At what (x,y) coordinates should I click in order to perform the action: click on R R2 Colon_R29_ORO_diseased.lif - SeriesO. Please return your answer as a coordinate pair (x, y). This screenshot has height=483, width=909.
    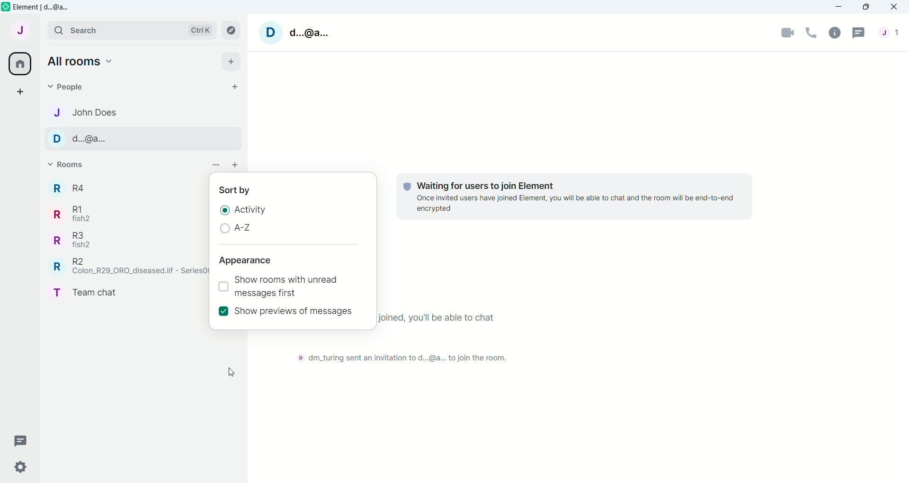
    Looking at the image, I should click on (129, 267).